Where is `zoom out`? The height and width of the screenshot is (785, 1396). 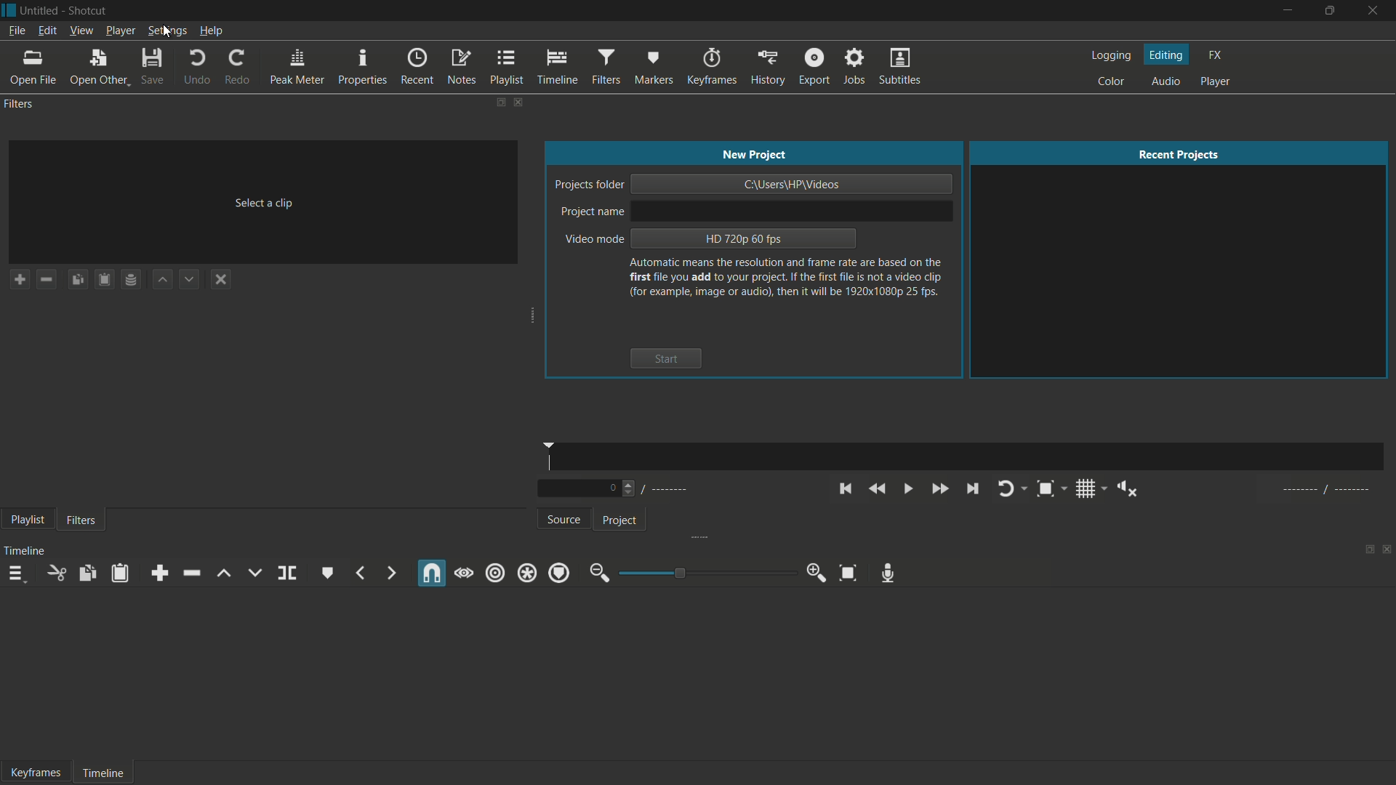
zoom out is located at coordinates (597, 573).